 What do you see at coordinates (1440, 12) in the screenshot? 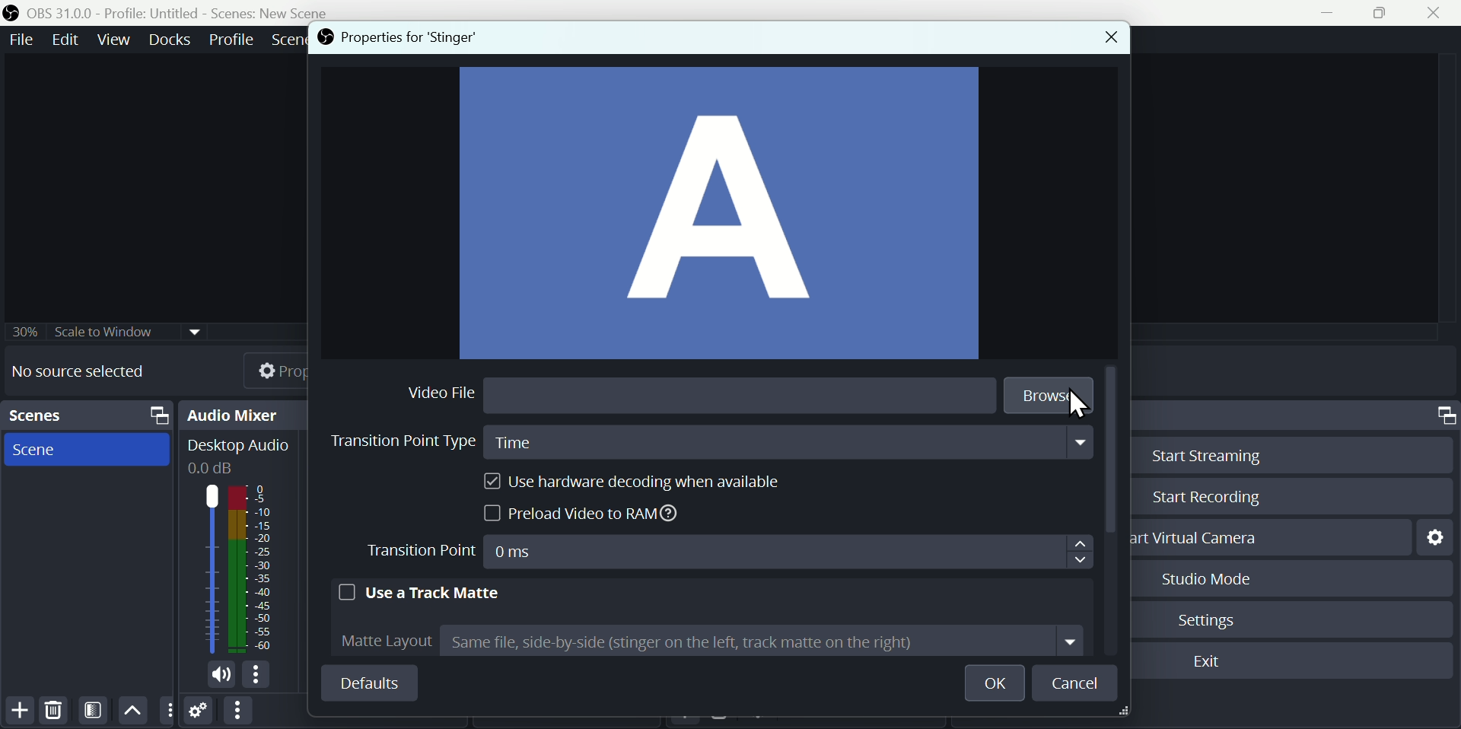
I see `Close` at bounding box center [1440, 12].